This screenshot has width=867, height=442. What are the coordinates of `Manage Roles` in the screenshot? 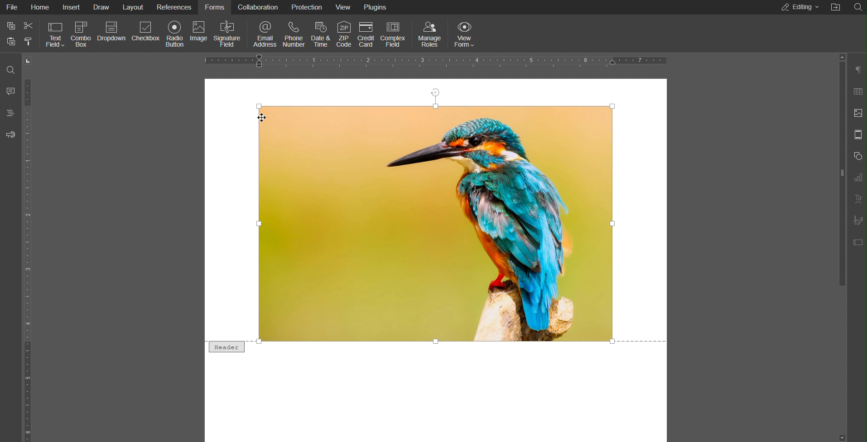 It's located at (430, 34).